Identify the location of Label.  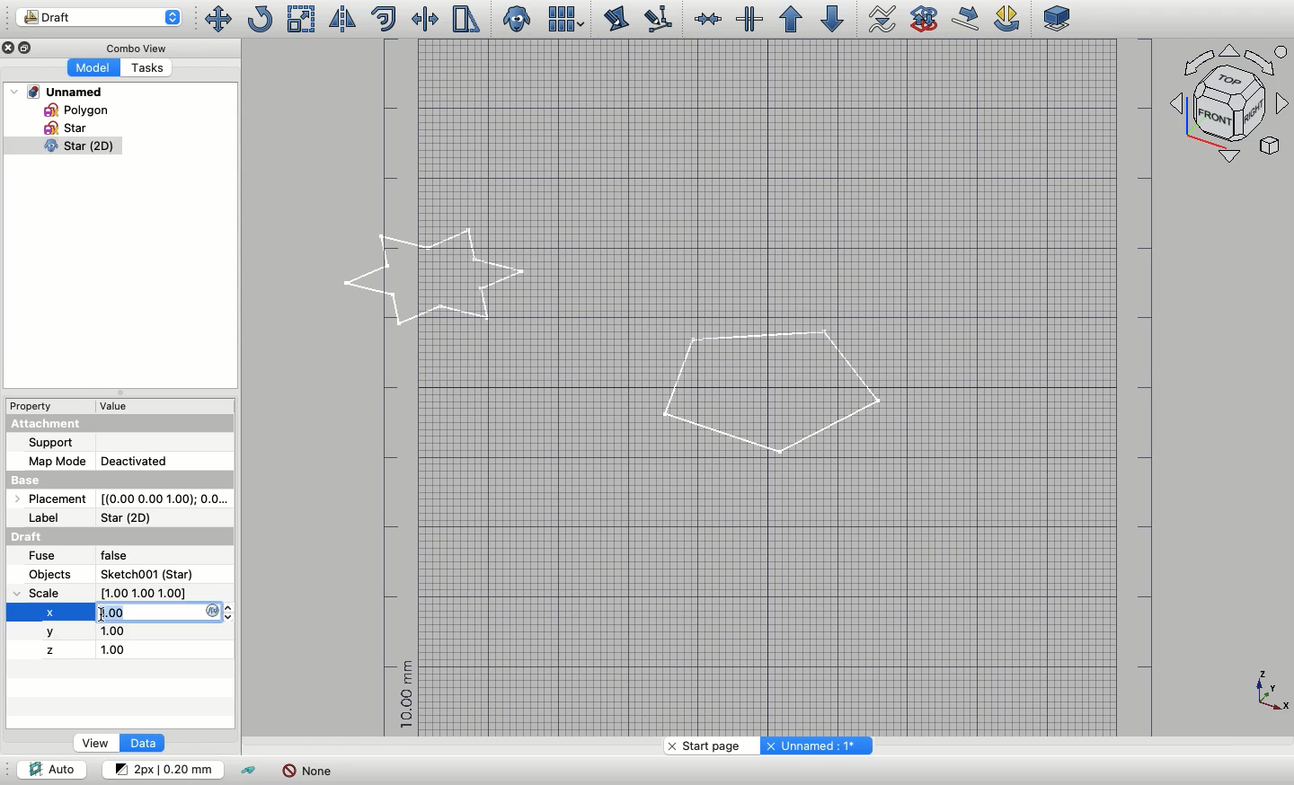
(50, 518).